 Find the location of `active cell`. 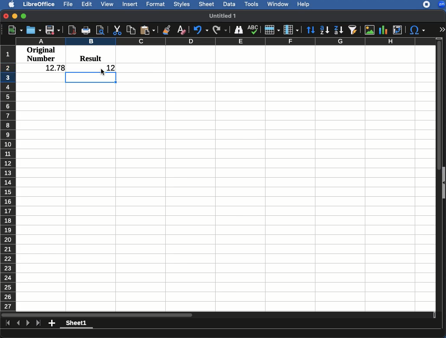

active cell is located at coordinates (91, 78).